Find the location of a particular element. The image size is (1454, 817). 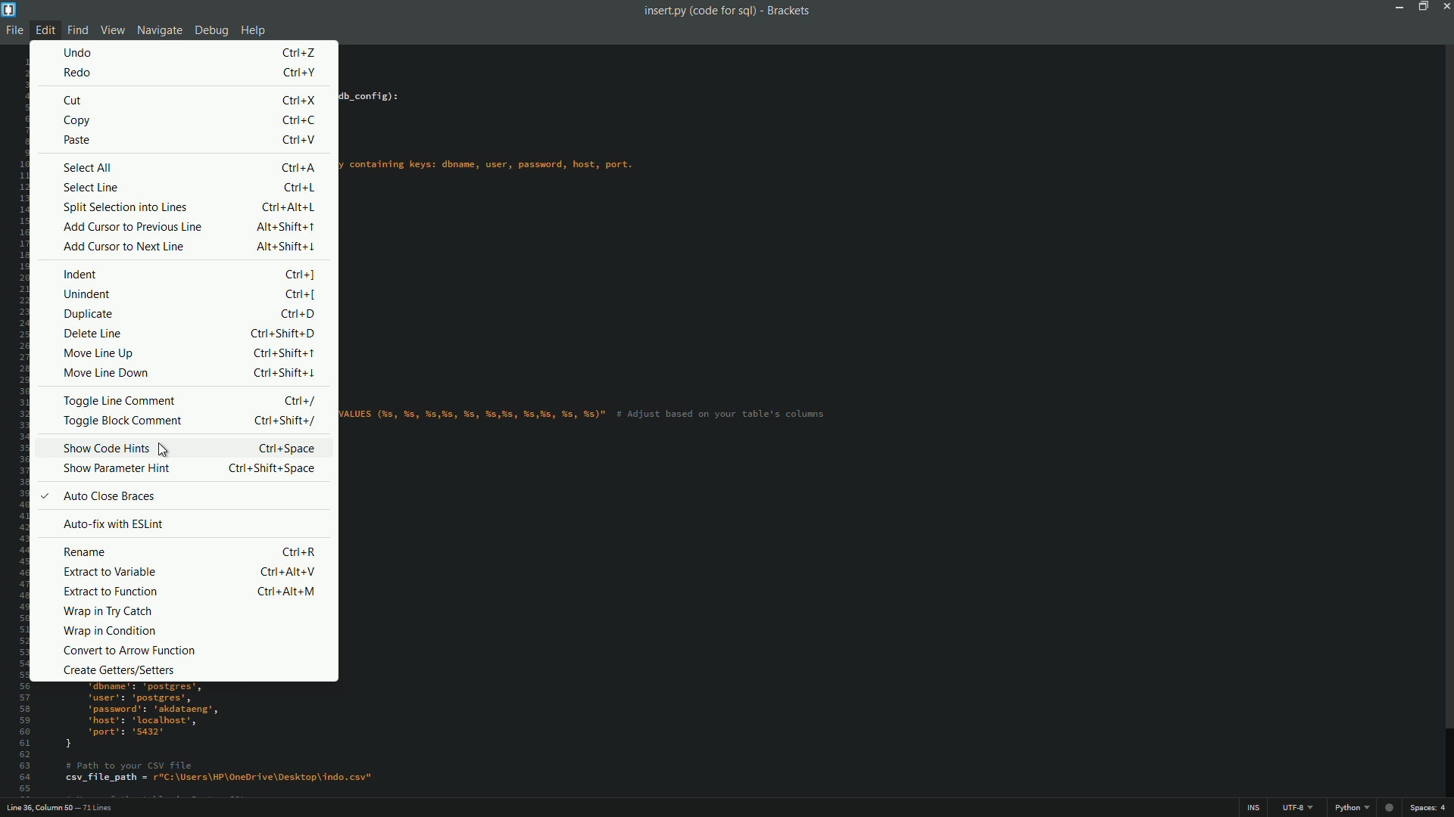

keyboard shortcut is located at coordinates (288, 592).